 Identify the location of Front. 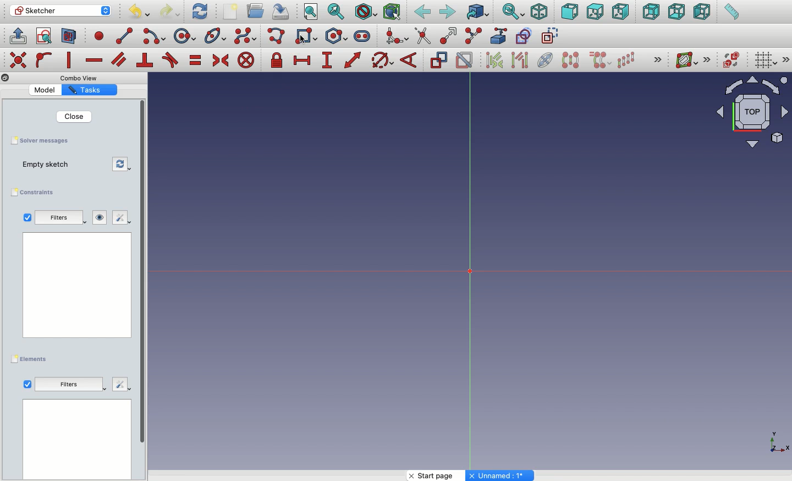
(570, 13).